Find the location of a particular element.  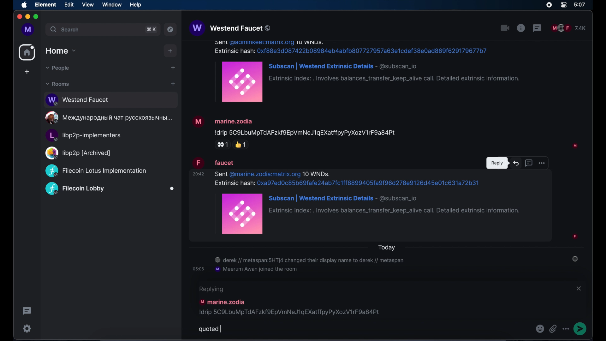

home drop down is located at coordinates (61, 51).